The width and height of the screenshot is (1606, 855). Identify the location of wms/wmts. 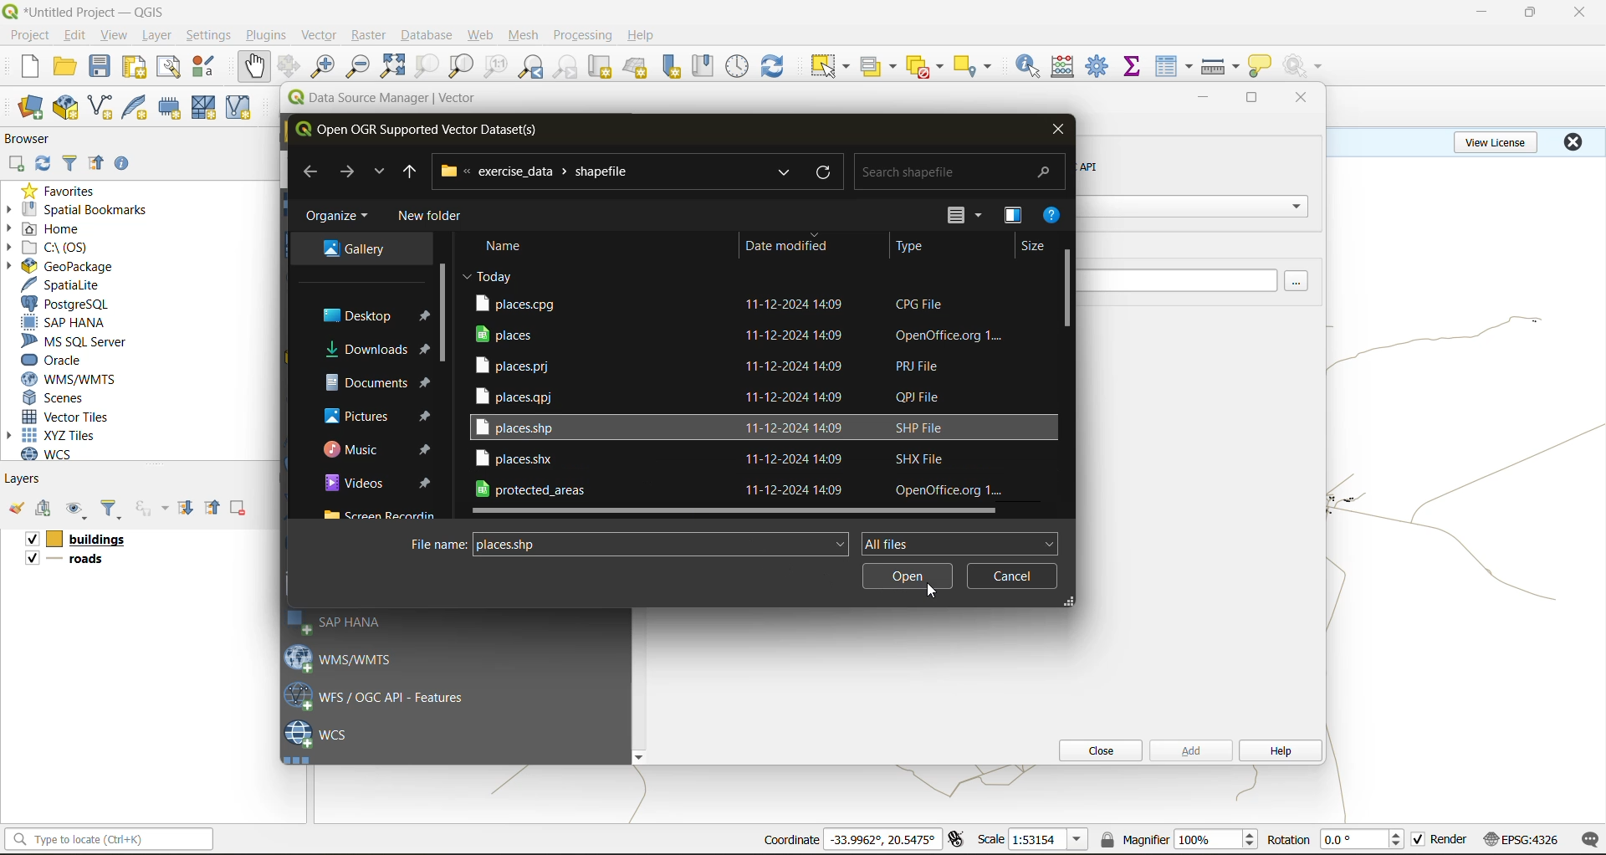
(347, 658).